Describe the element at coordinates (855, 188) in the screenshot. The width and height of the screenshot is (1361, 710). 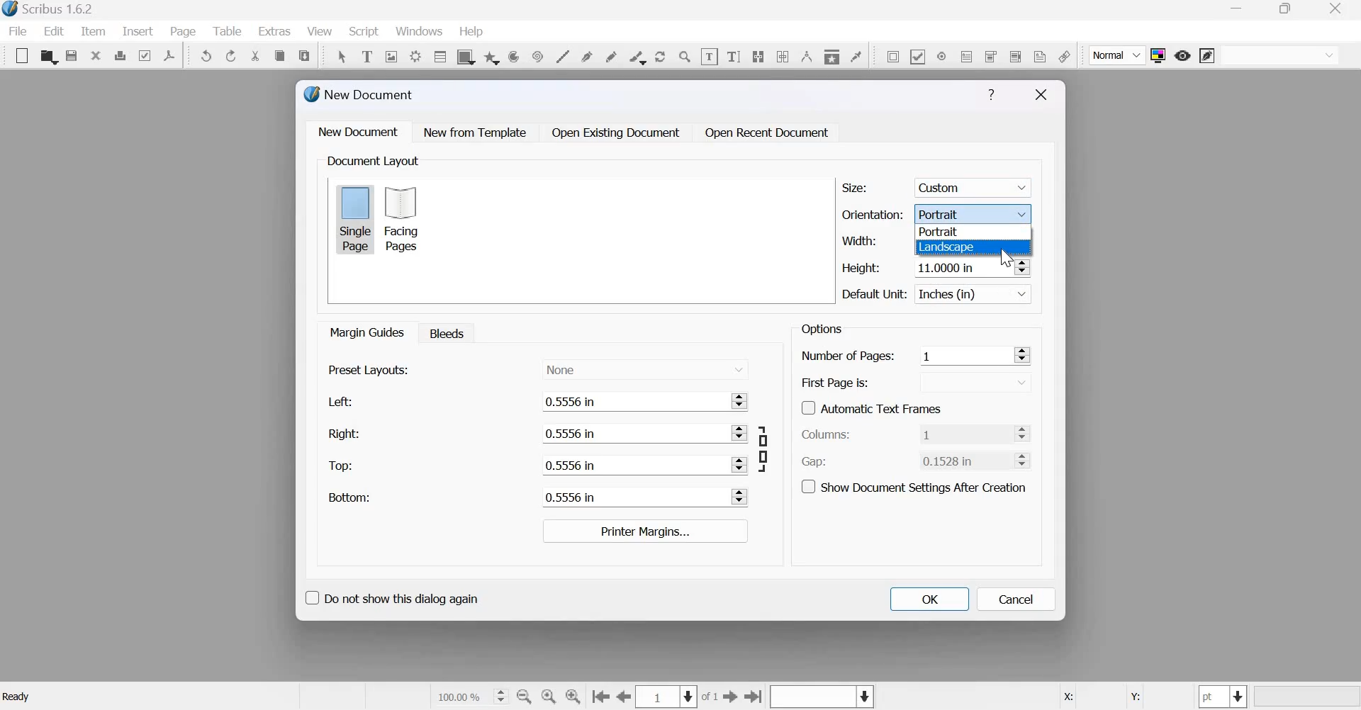
I see `Size: ` at that location.